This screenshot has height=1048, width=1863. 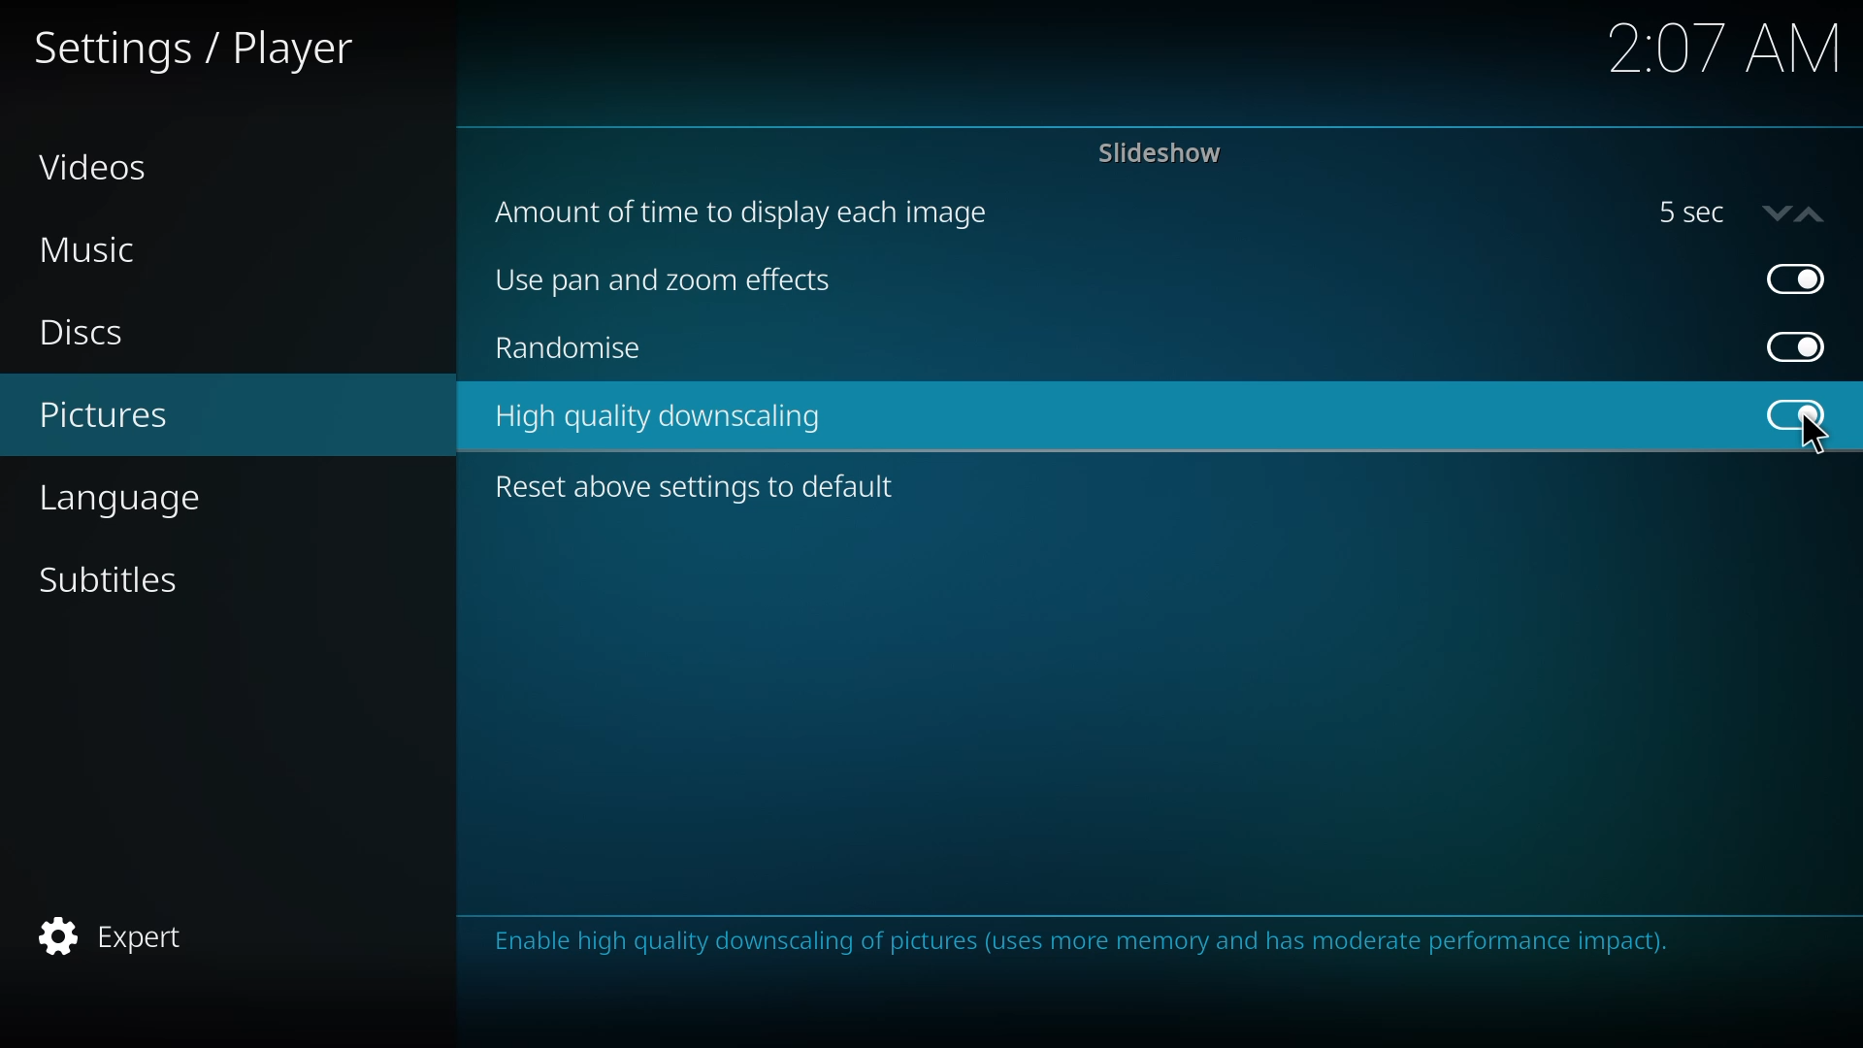 I want to click on videos, so click(x=97, y=167).